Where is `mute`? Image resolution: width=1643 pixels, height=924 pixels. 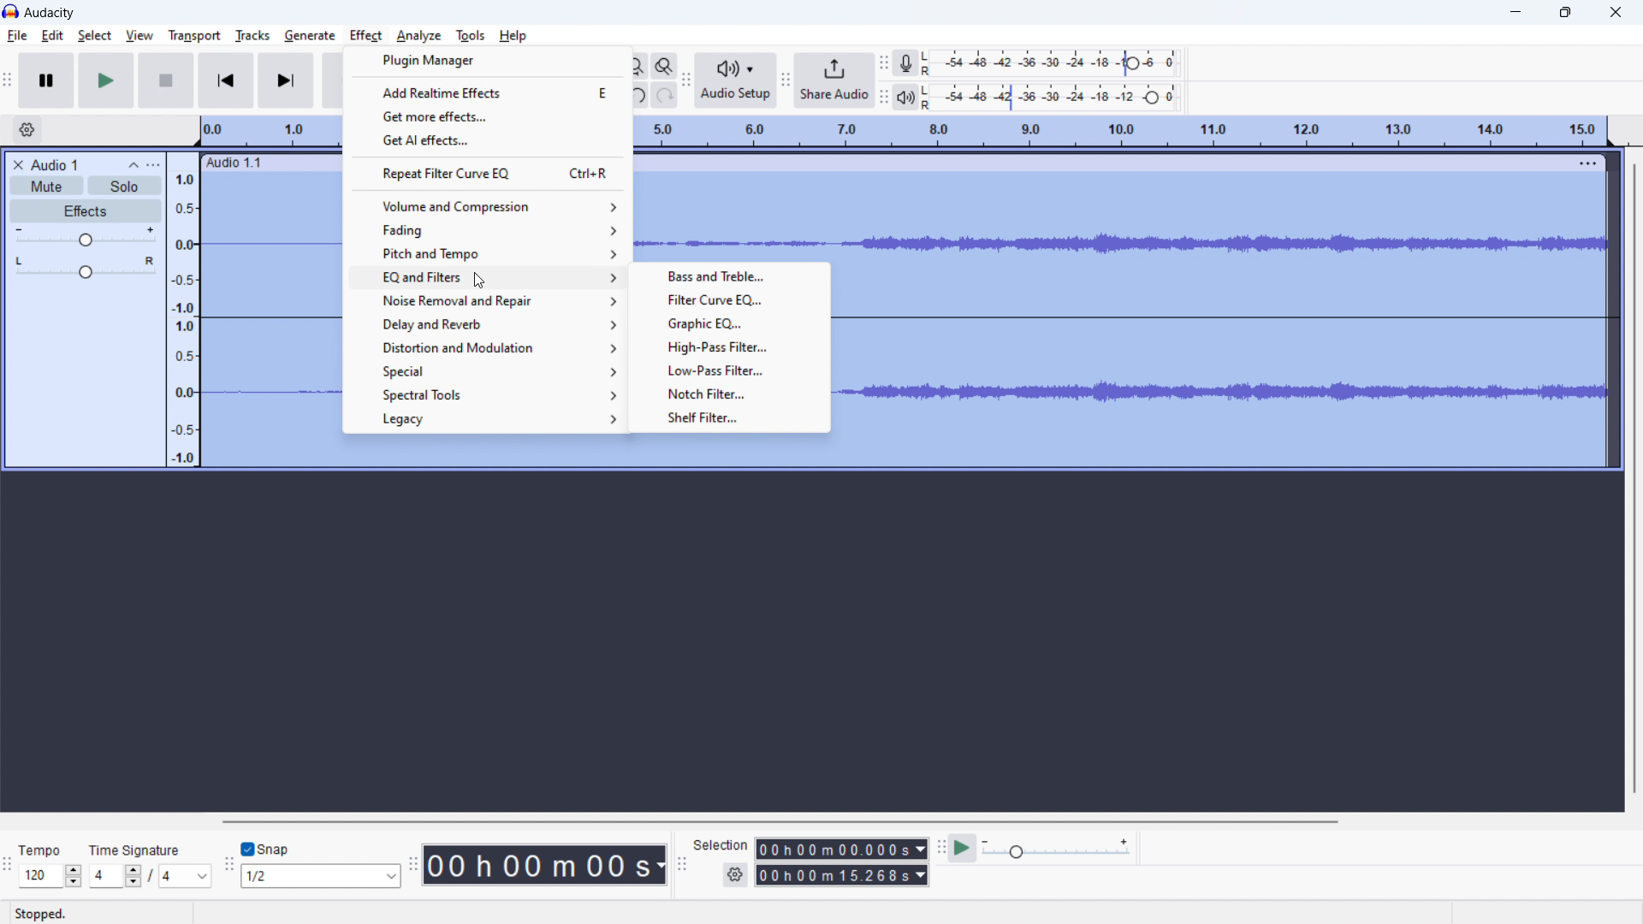 mute is located at coordinates (46, 185).